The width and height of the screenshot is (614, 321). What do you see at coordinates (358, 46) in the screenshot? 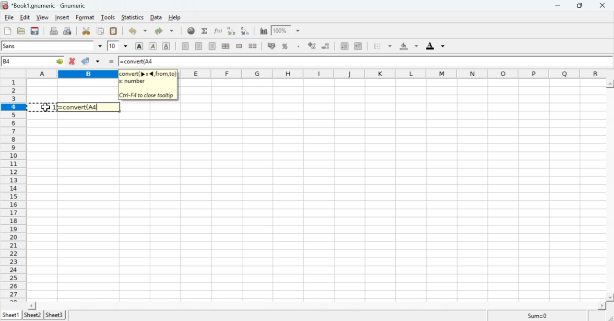
I see `Increase indent, align to the left.` at bounding box center [358, 46].